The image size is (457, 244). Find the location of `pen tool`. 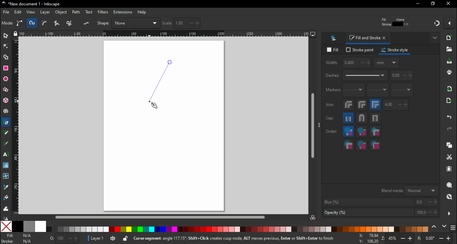

pen tool is located at coordinates (6, 122).